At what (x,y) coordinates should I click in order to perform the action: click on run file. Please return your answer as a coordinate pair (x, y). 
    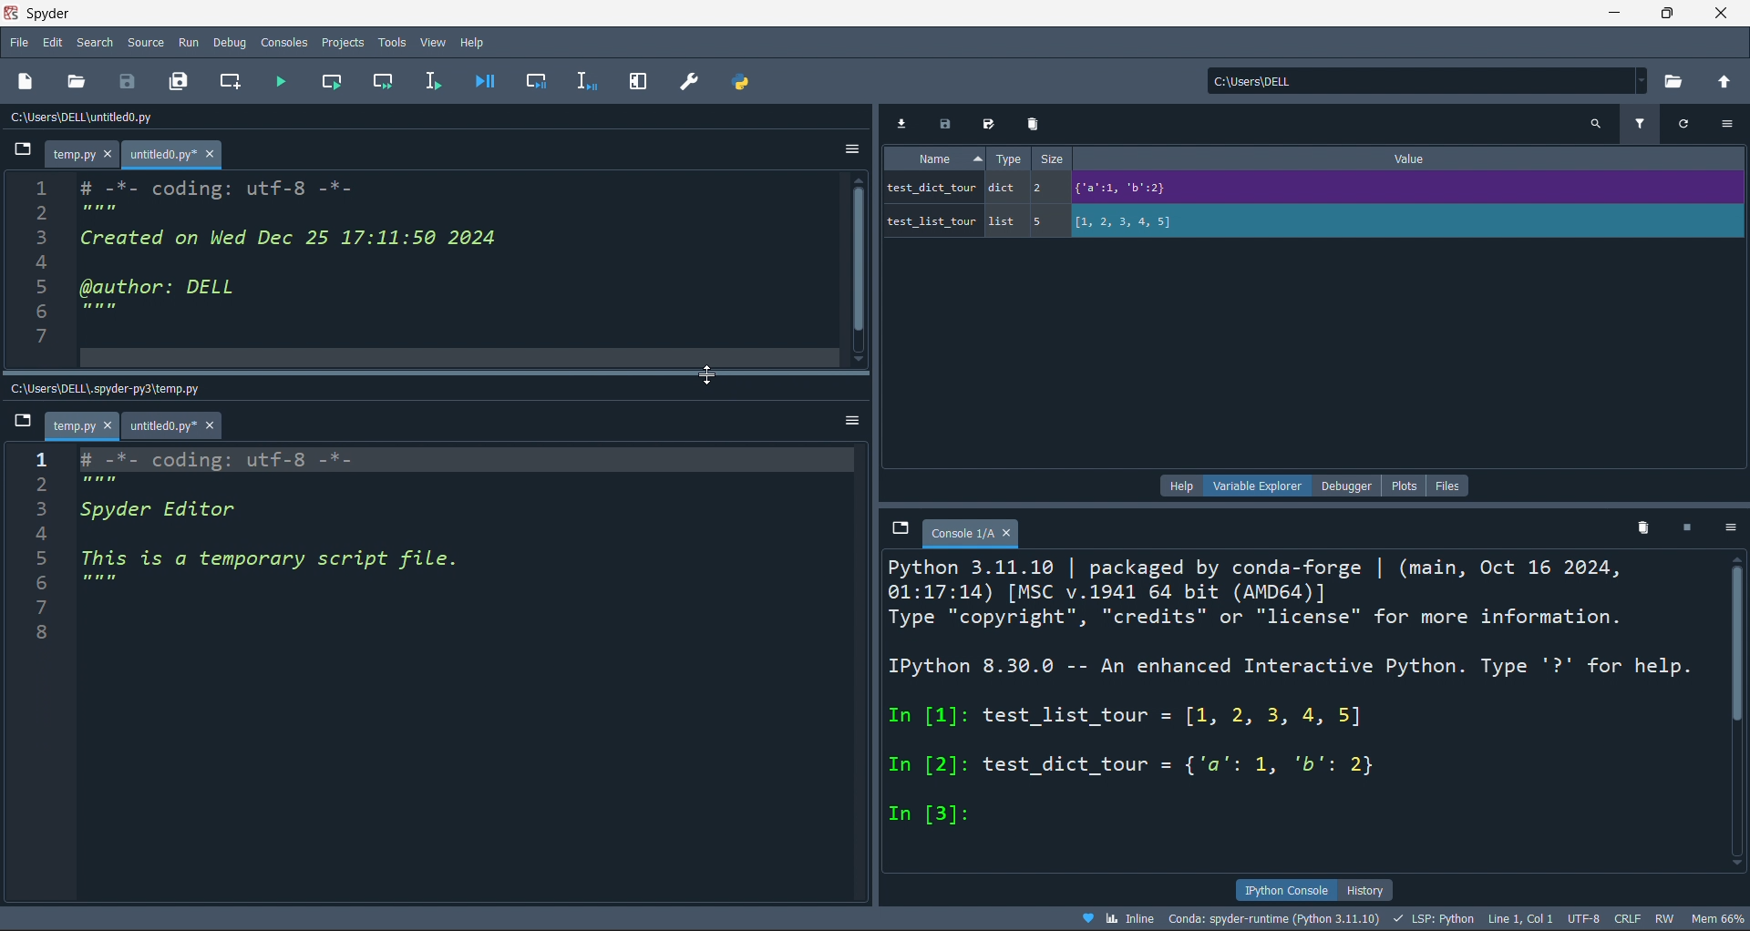
    Looking at the image, I should click on (283, 82).